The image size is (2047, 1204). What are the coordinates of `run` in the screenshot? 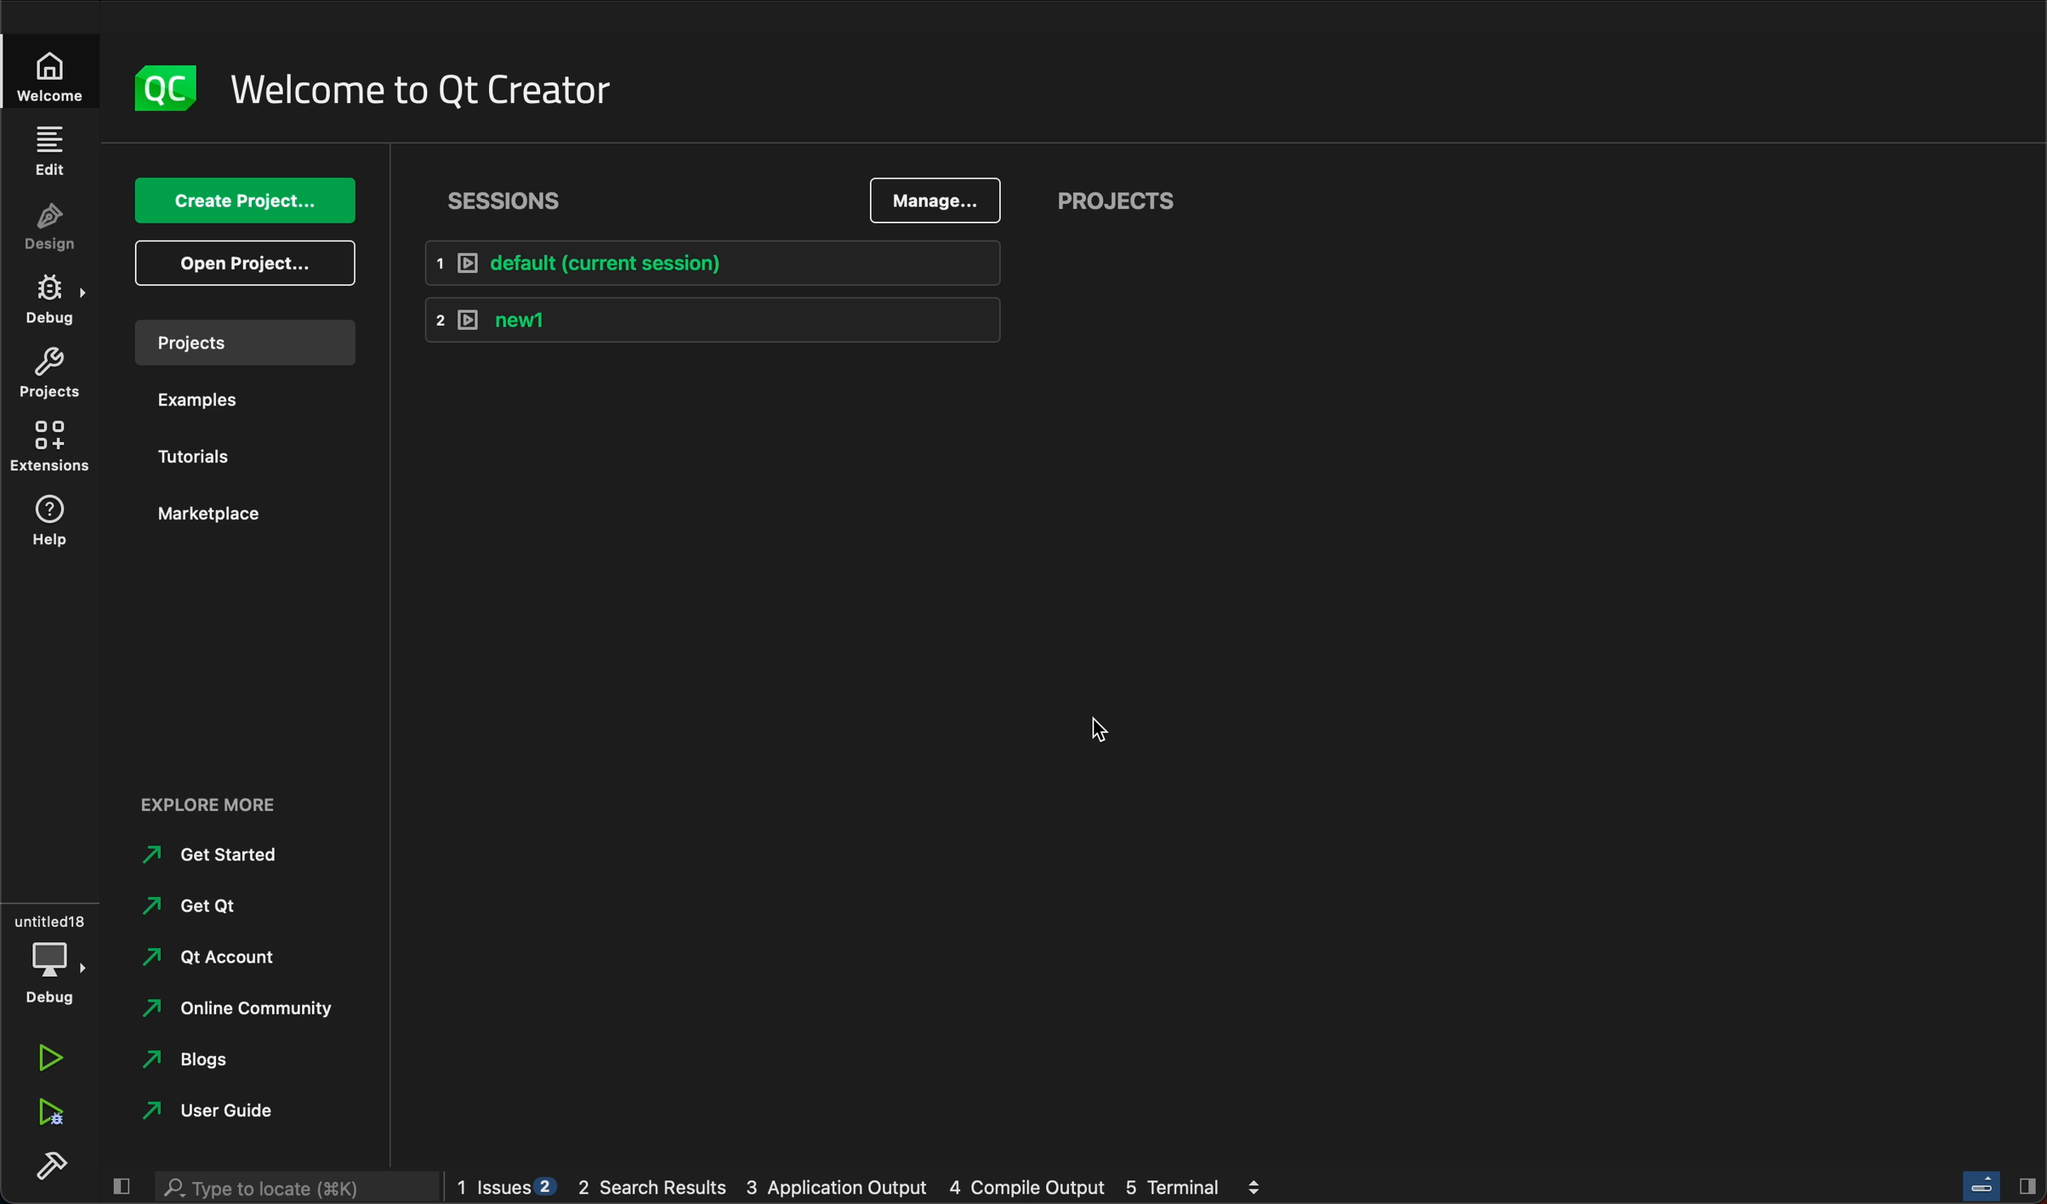 It's located at (46, 1060).